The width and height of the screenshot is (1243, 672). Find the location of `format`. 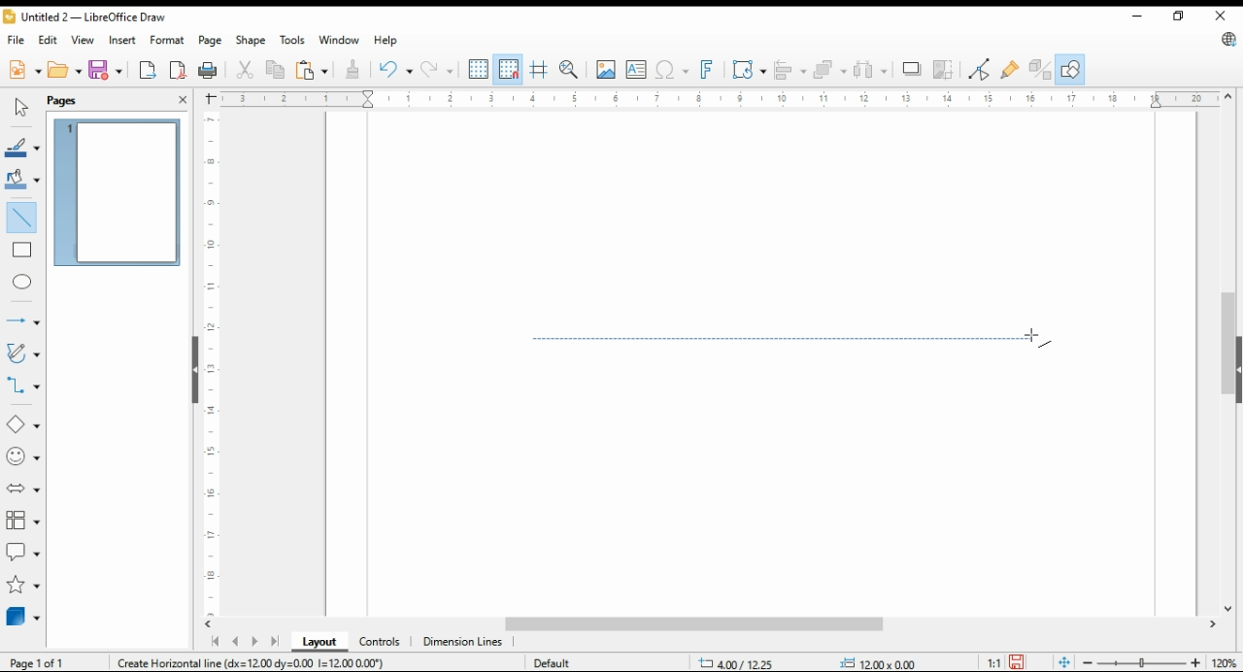

format is located at coordinates (169, 42).